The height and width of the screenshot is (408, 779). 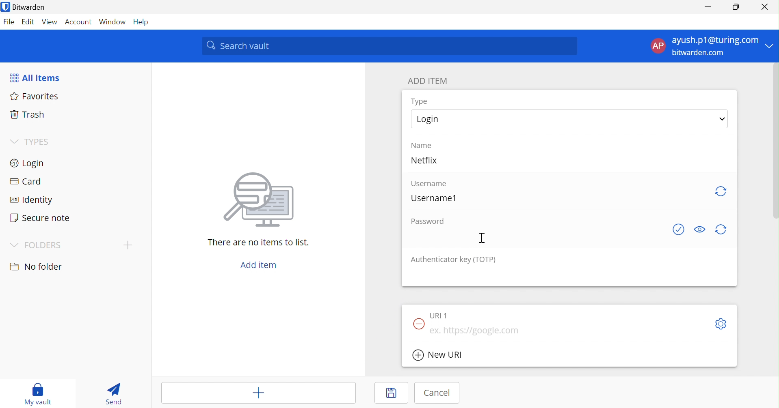 What do you see at coordinates (720, 230) in the screenshot?
I see `Generate password` at bounding box center [720, 230].